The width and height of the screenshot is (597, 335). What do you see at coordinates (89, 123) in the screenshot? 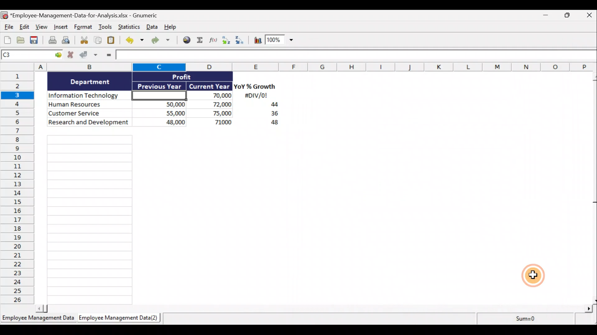
I see `Research and development` at bounding box center [89, 123].